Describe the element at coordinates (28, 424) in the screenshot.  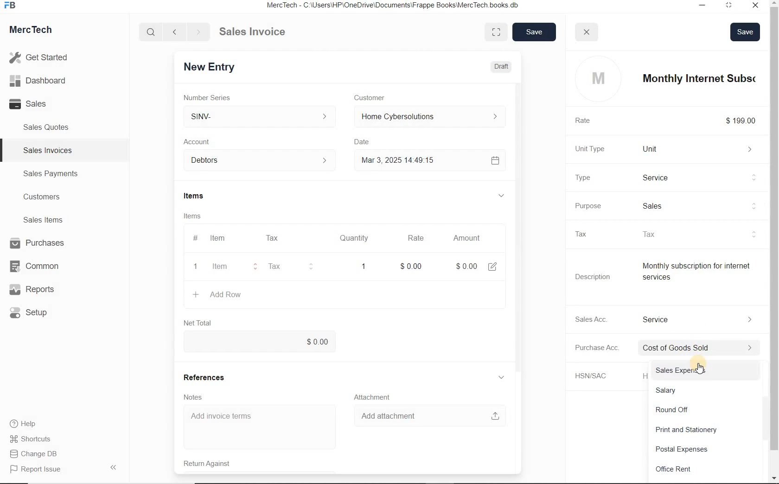
I see `Help` at that location.